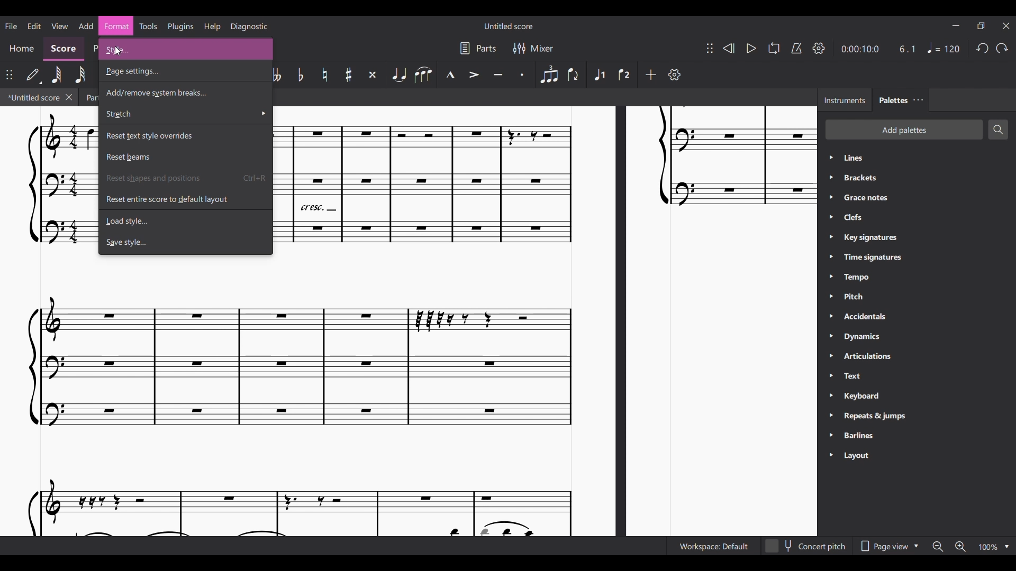 The height and width of the screenshot is (571, 1016). What do you see at coordinates (796, 48) in the screenshot?
I see `Metronome` at bounding box center [796, 48].